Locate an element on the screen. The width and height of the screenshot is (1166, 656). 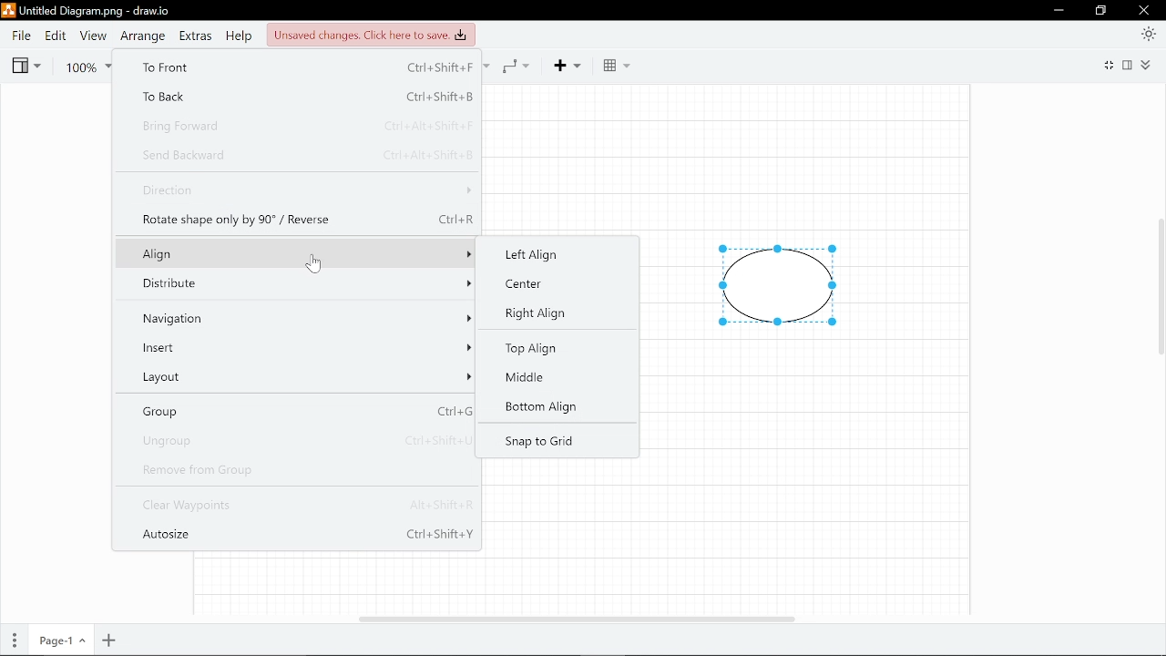
Align is located at coordinates (302, 253).